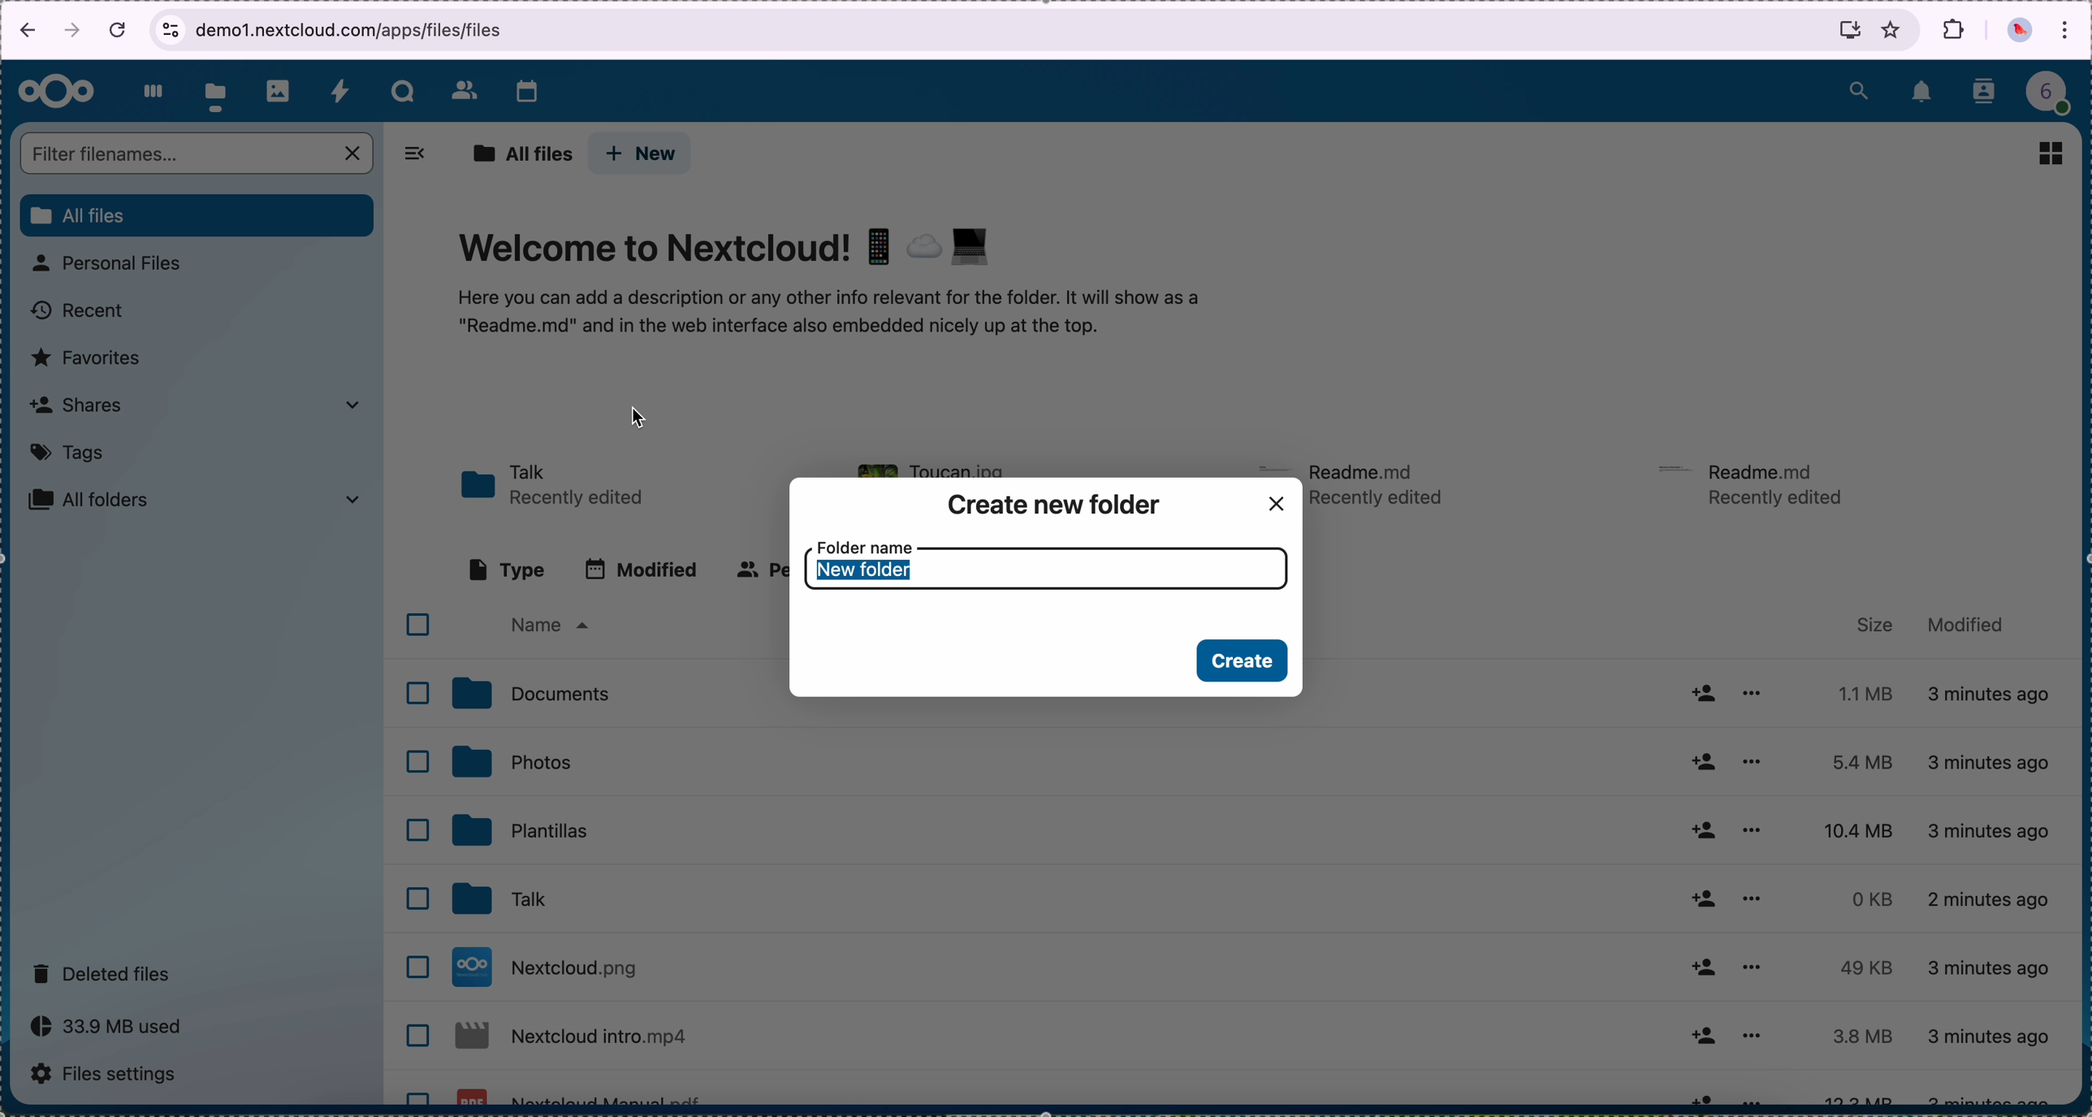 The height and width of the screenshot is (1117, 2092). What do you see at coordinates (1698, 1096) in the screenshot?
I see `share` at bounding box center [1698, 1096].